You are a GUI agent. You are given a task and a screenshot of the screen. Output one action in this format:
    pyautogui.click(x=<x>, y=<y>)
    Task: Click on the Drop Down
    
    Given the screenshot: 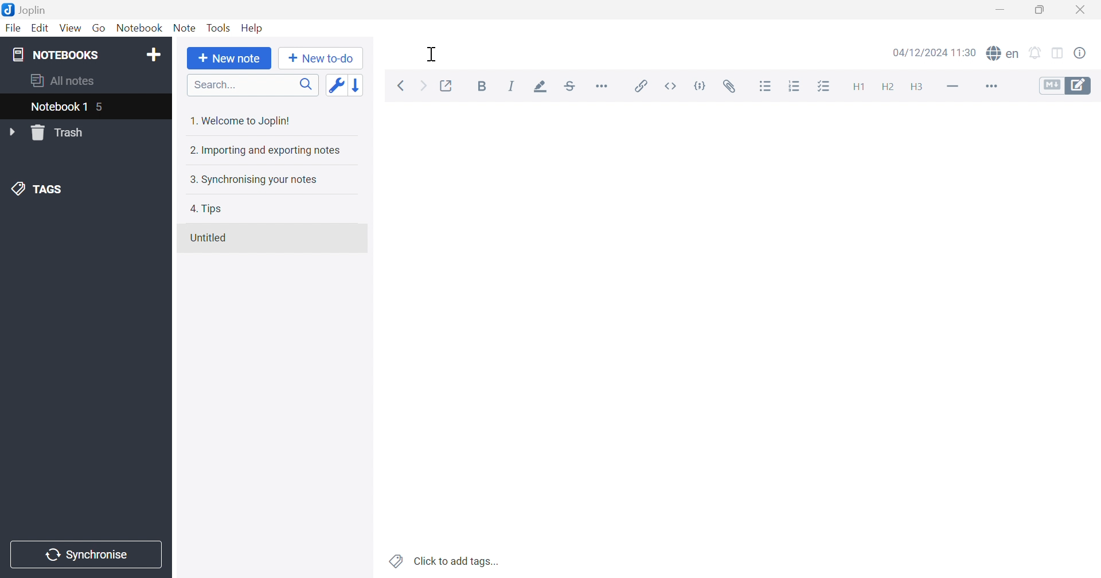 What is the action you would take?
    pyautogui.click(x=12, y=131)
    